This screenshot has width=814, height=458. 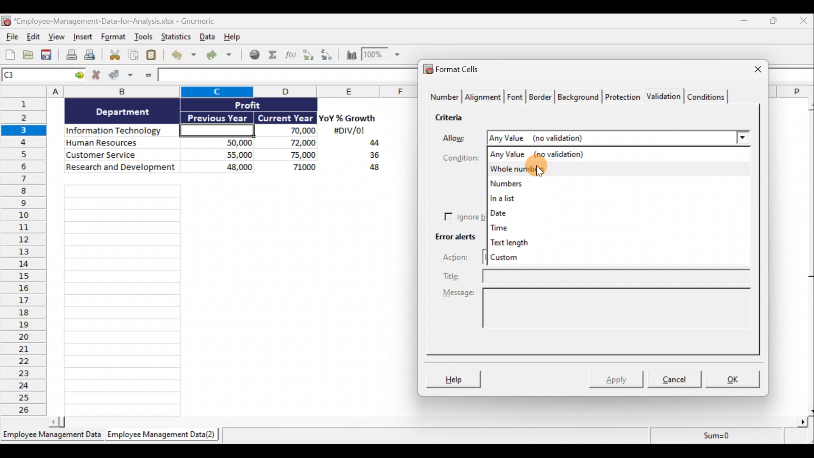 I want to click on Criteria, so click(x=450, y=119).